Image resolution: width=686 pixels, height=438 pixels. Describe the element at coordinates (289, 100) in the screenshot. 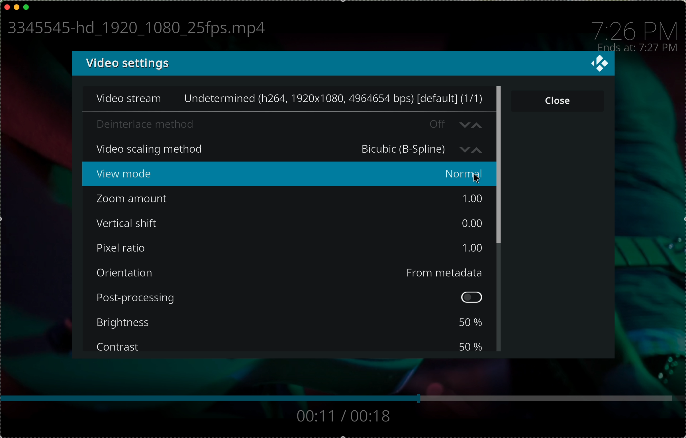

I see `video stream` at that location.